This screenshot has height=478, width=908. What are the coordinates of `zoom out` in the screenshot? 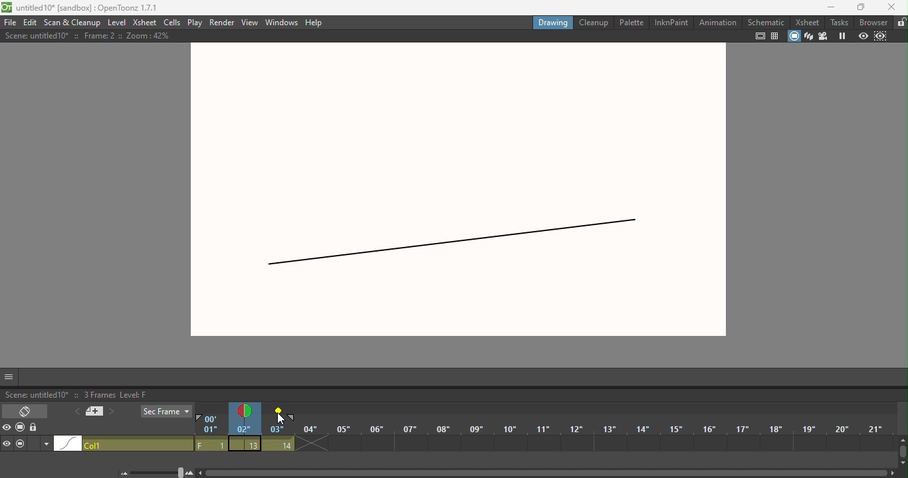 It's located at (124, 474).